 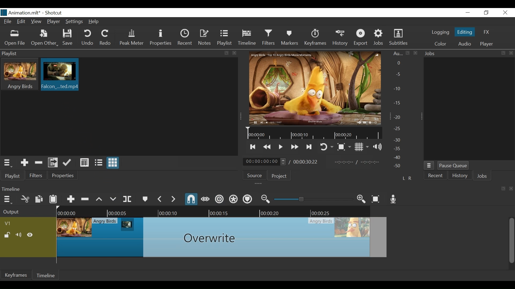 What do you see at coordinates (39, 162) in the screenshot?
I see `Remove Cut` at bounding box center [39, 162].